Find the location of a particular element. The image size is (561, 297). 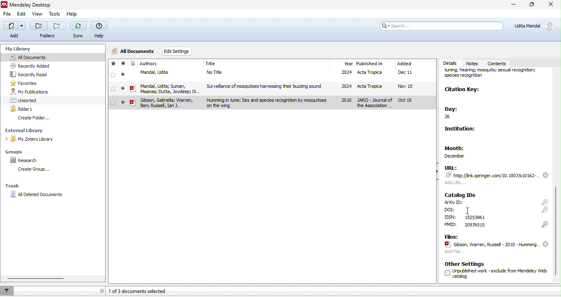

my zotero library is located at coordinates (31, 139).